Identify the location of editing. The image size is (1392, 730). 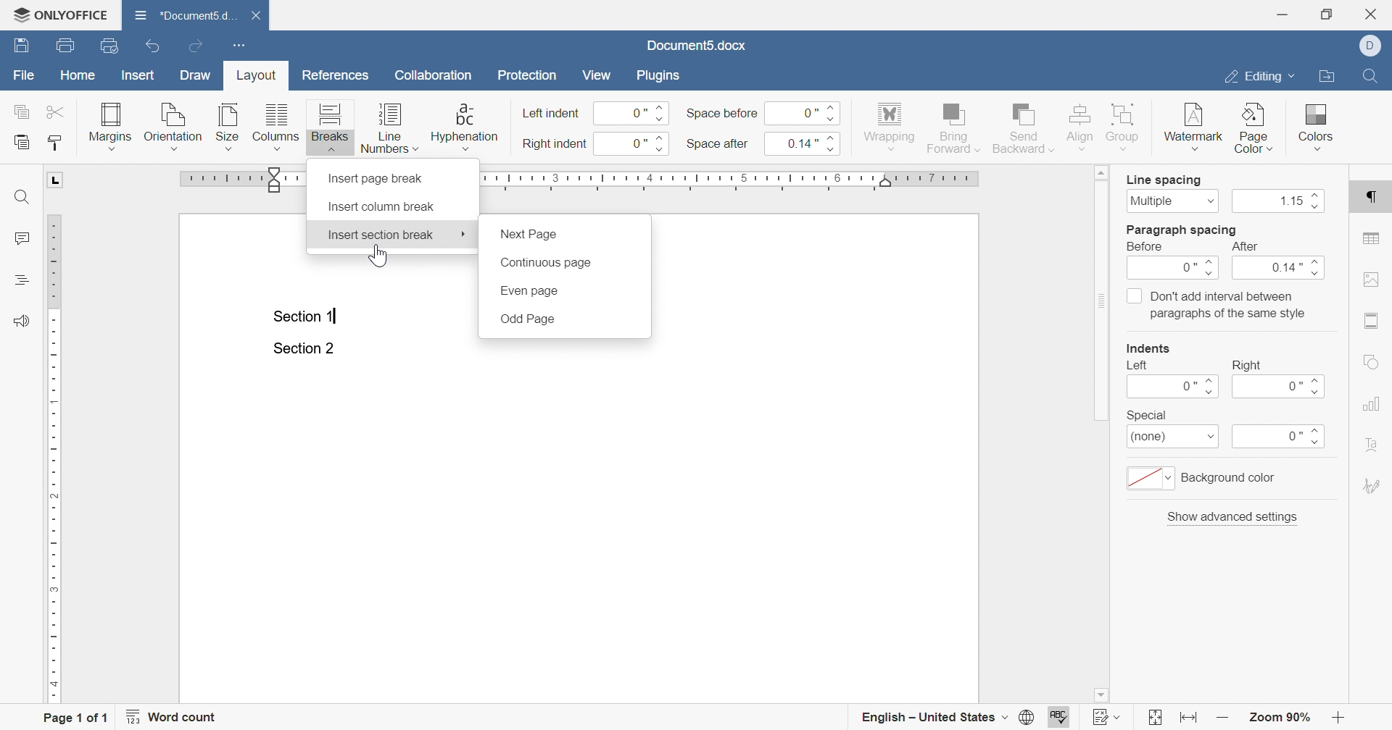
(1259, 79).